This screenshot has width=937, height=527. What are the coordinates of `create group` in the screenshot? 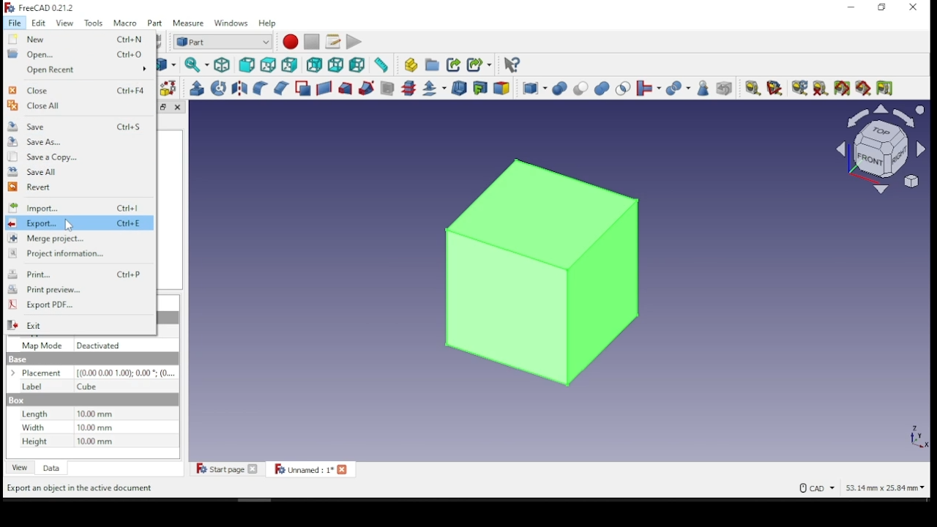 It's located at (430, 64).